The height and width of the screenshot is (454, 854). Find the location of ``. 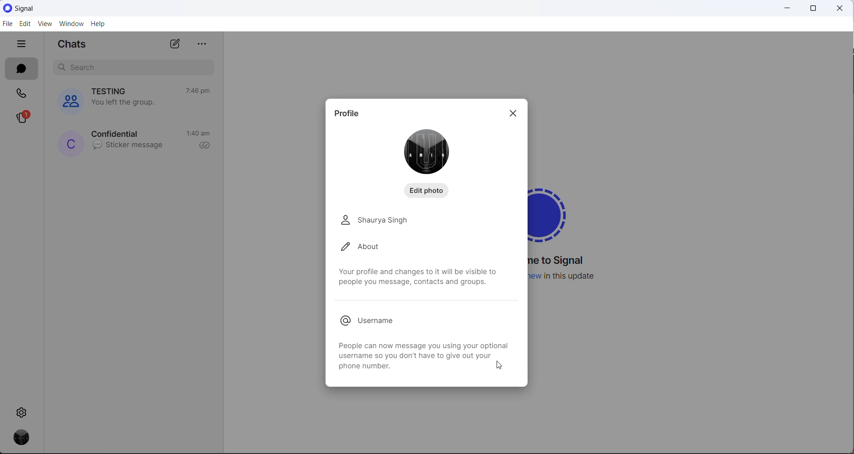

 is located at coordinates (385, 219).